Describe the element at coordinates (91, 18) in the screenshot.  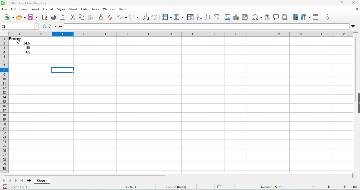
I see `paste` at that location.